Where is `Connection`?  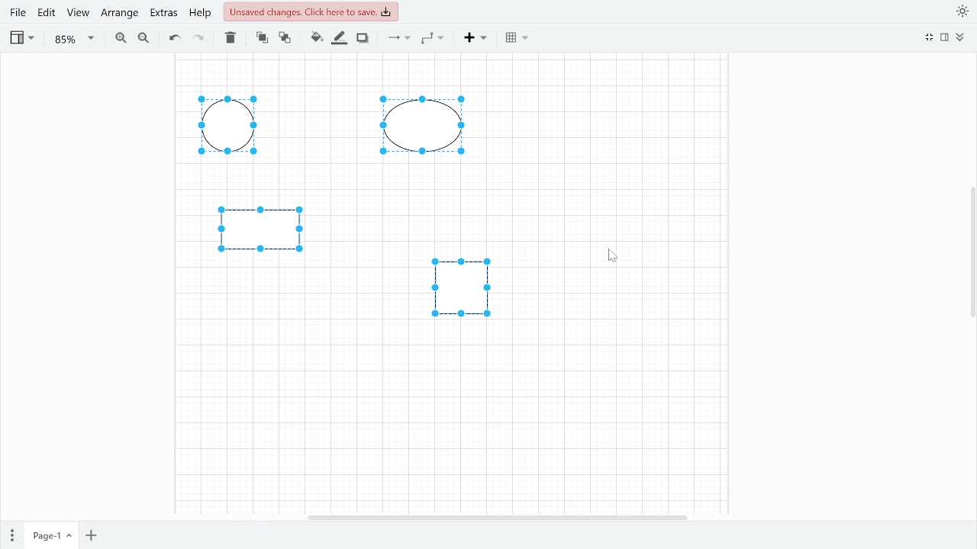
Connection is located at coordinates (398, 37).